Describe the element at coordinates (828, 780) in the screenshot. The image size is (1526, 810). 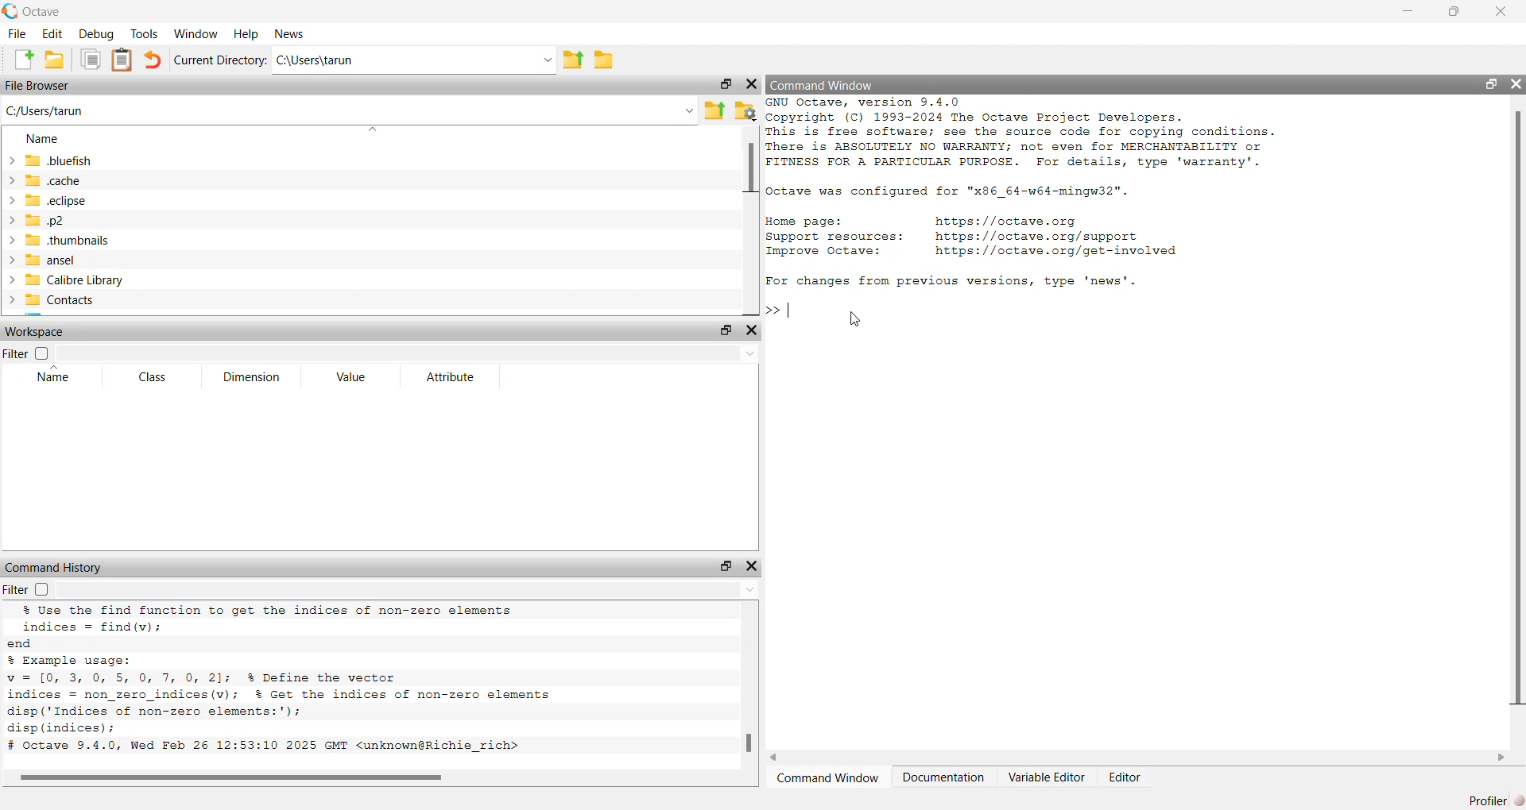
I see `Command Window` at that location.